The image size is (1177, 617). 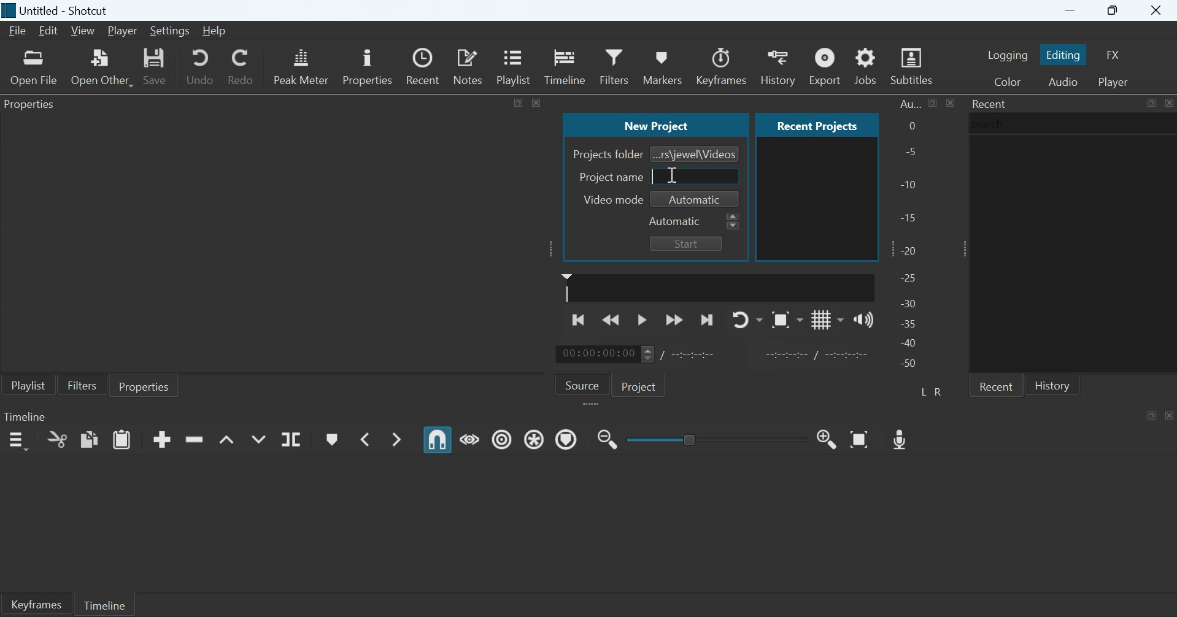 I want to click on Expand, so click(x=961, y=248).